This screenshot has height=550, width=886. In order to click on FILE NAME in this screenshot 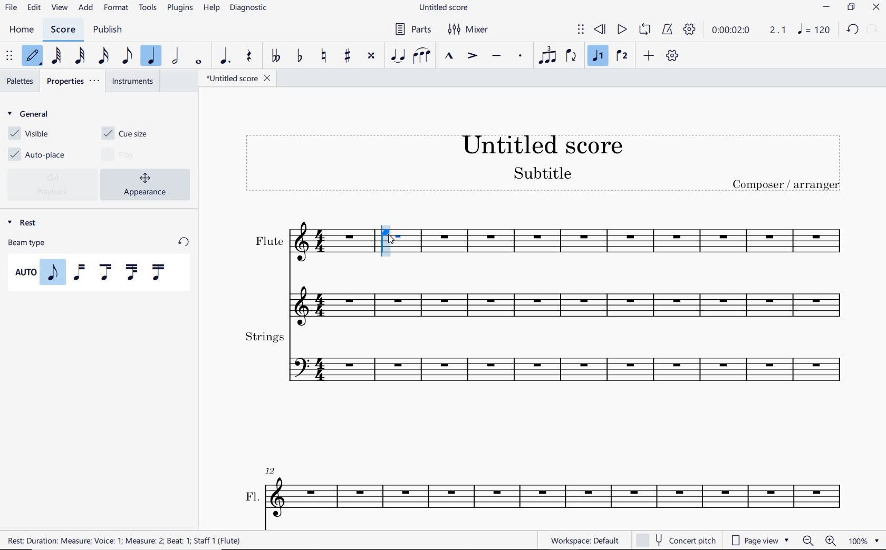, I will do `click(238, 78)`.